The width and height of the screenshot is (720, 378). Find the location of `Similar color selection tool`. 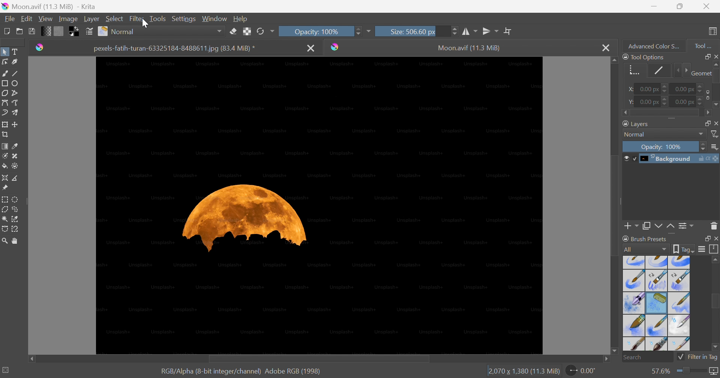

Similar color selection tool is located at coordinates (15, 219).